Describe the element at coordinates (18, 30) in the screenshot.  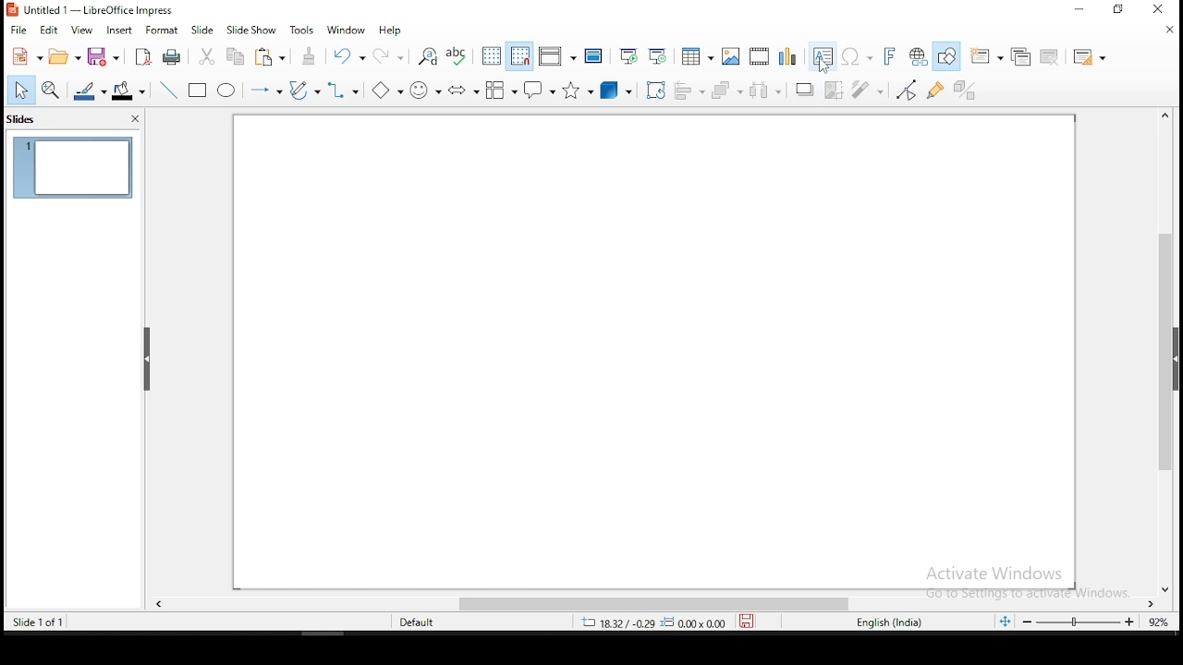
I see `file` at that location.